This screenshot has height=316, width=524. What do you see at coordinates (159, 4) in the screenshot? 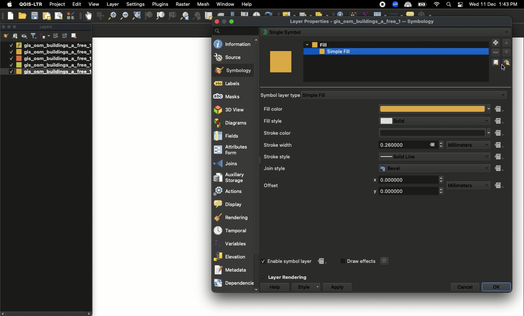
I see `Plugins` at bounding box center [159, 4].